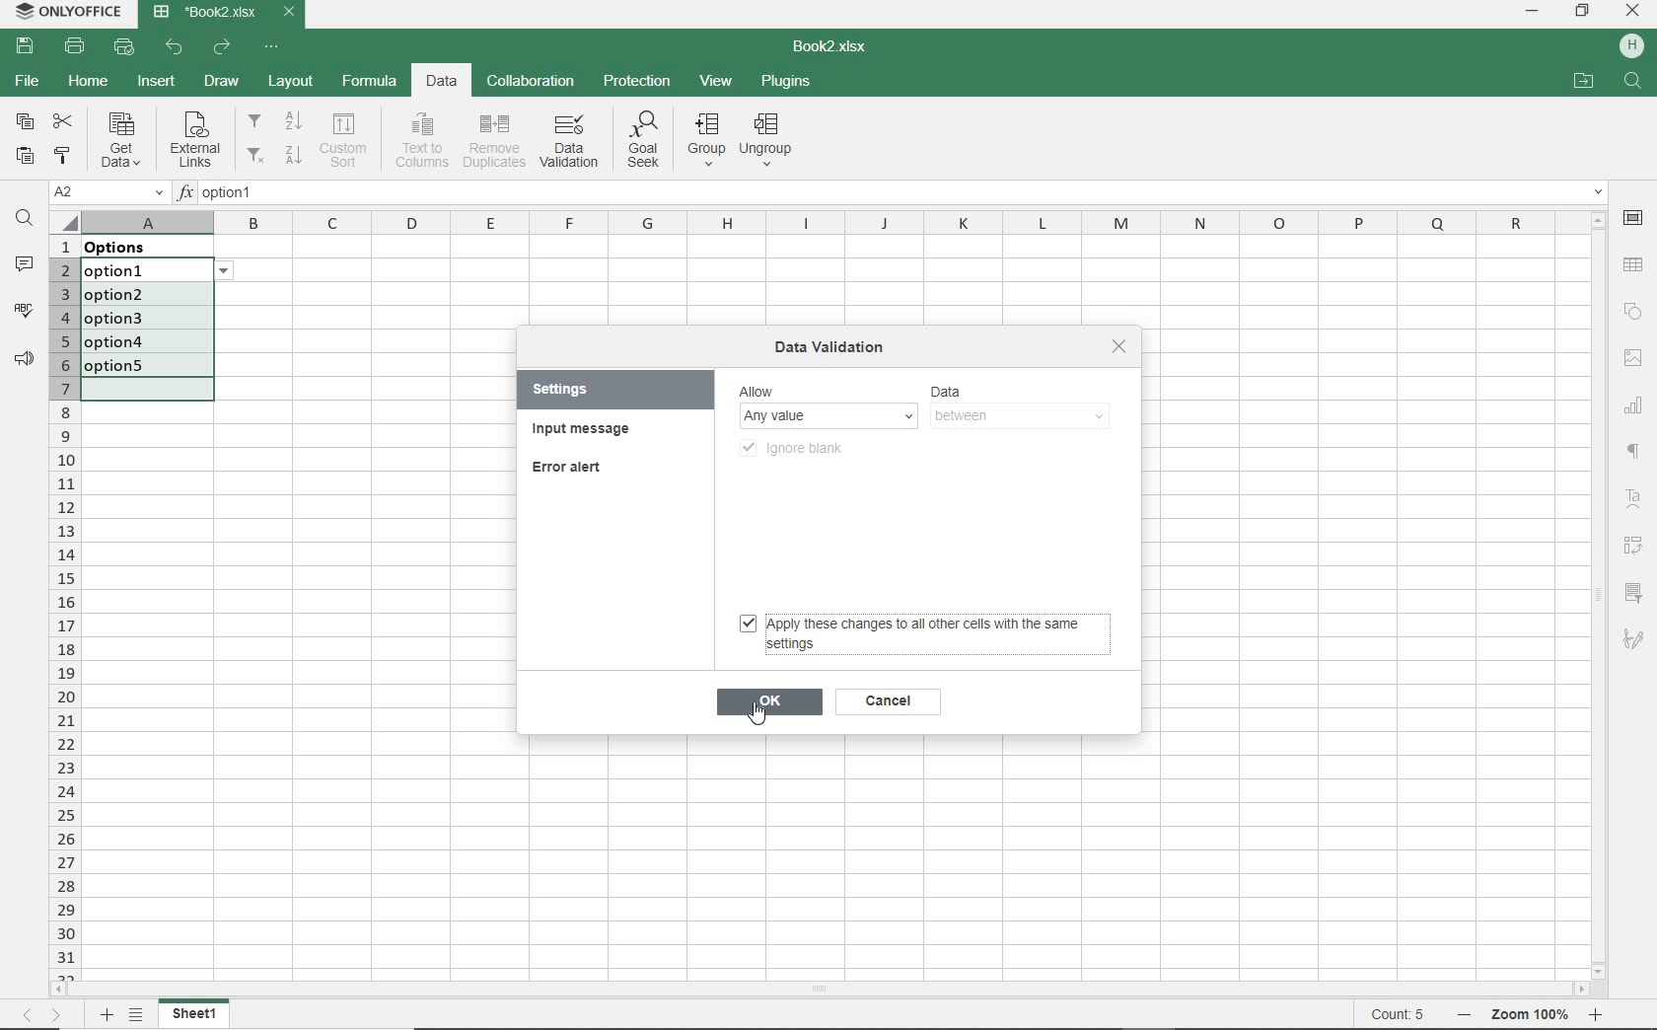 Image resolution: width=1657 pixels, height=1030 pixels. I want to click on External links, so click(195, 141).